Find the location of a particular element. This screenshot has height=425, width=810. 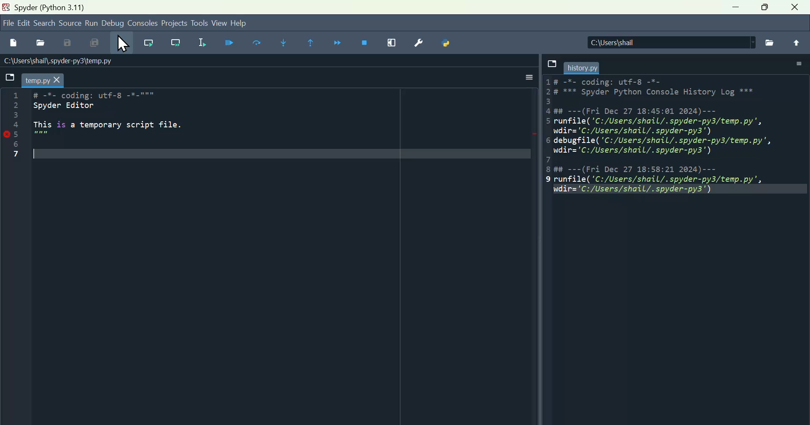

 is located at coordinates (94, 23).